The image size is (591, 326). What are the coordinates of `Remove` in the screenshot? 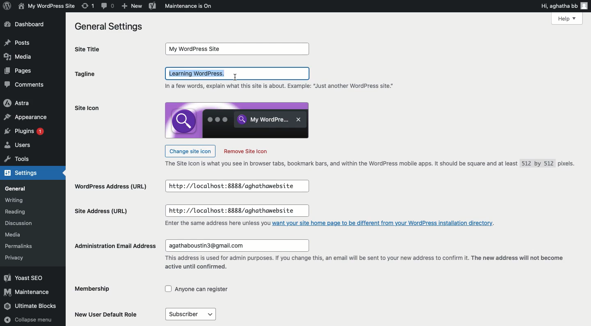 It's located at (245, 152).